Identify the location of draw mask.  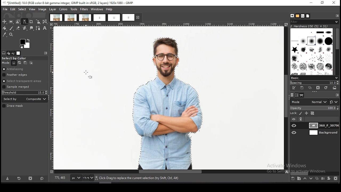
(14, 106).